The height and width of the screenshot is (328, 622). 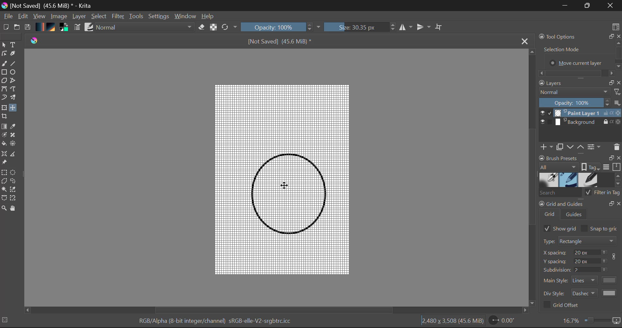 What do you see at coordinates (48, 6) in the screenshot?
I see `Window Title` at bounding box center [48, 6].